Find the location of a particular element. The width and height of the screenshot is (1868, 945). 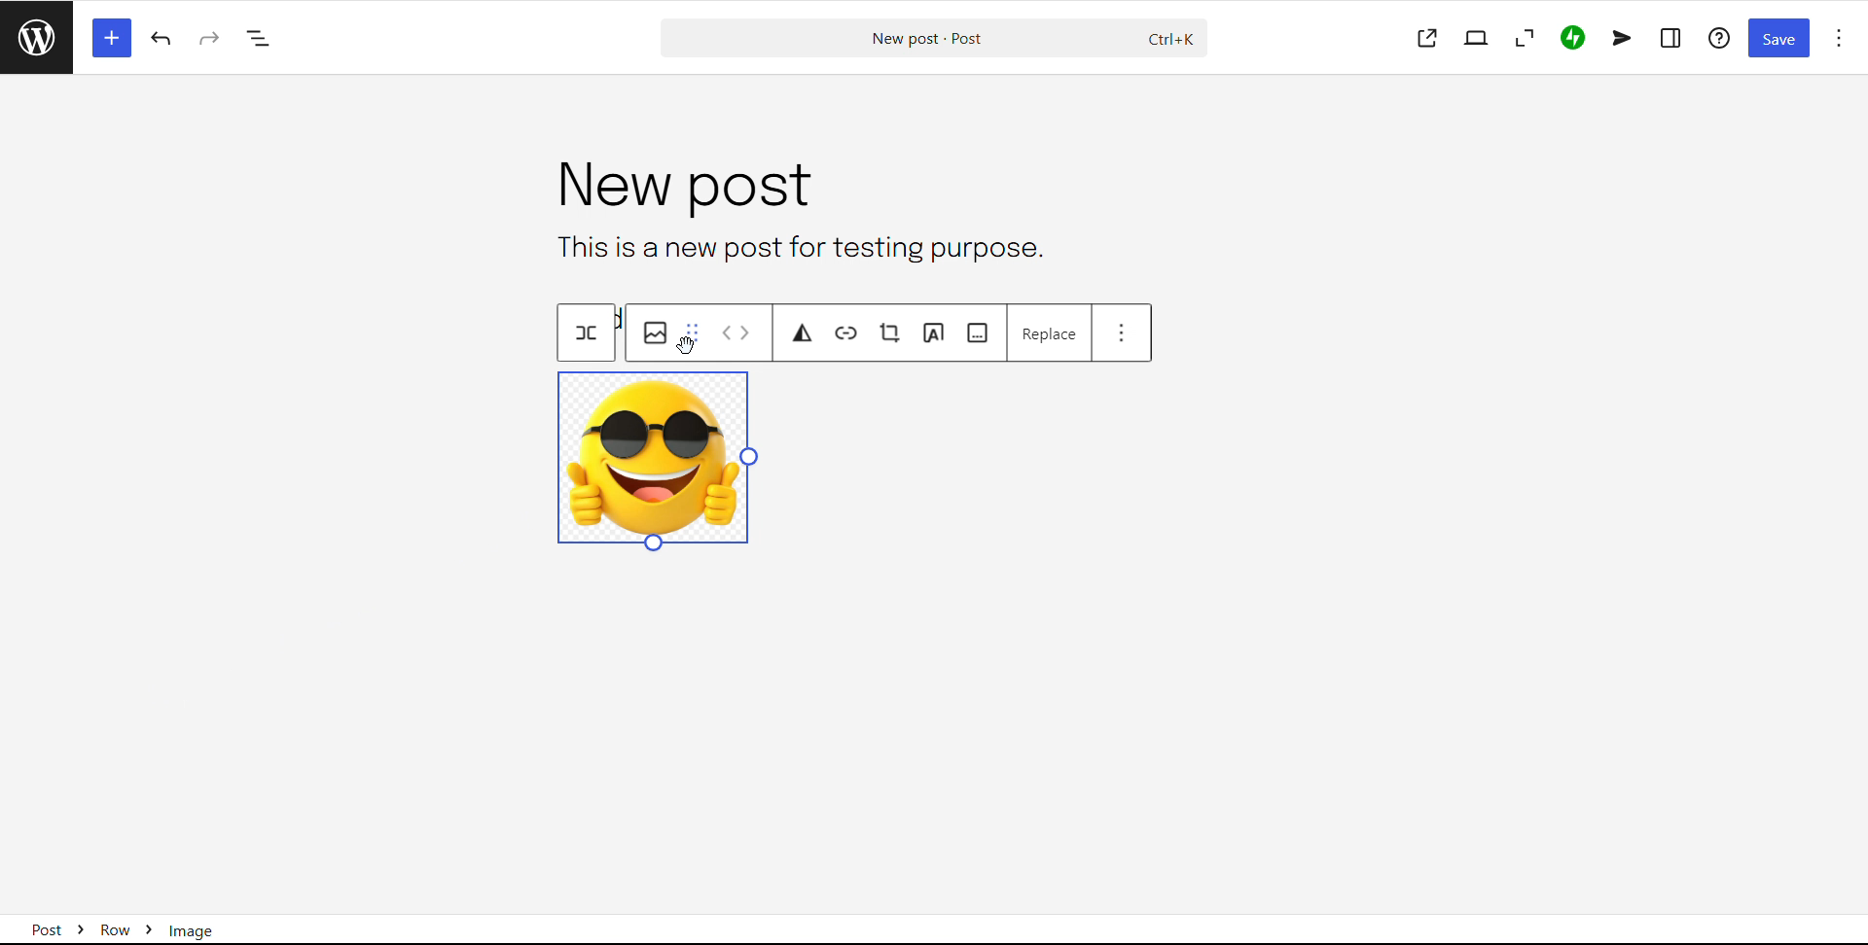

text block 1 is located at coordinates (796, 247).